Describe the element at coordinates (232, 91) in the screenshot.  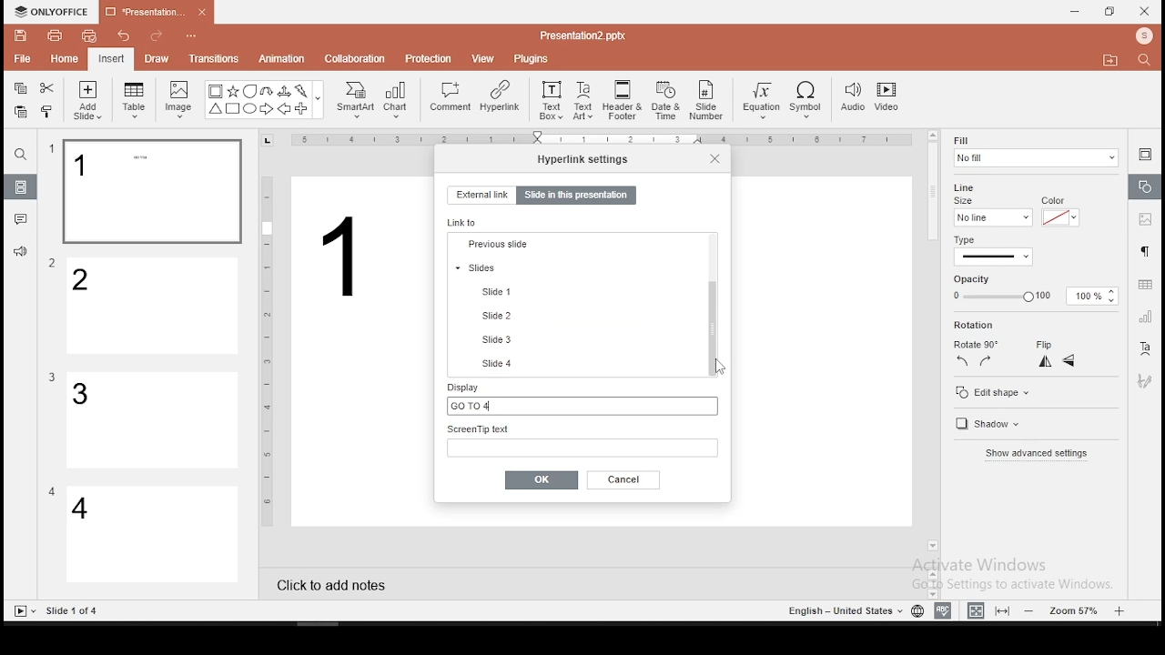
I see `Star` at that location.